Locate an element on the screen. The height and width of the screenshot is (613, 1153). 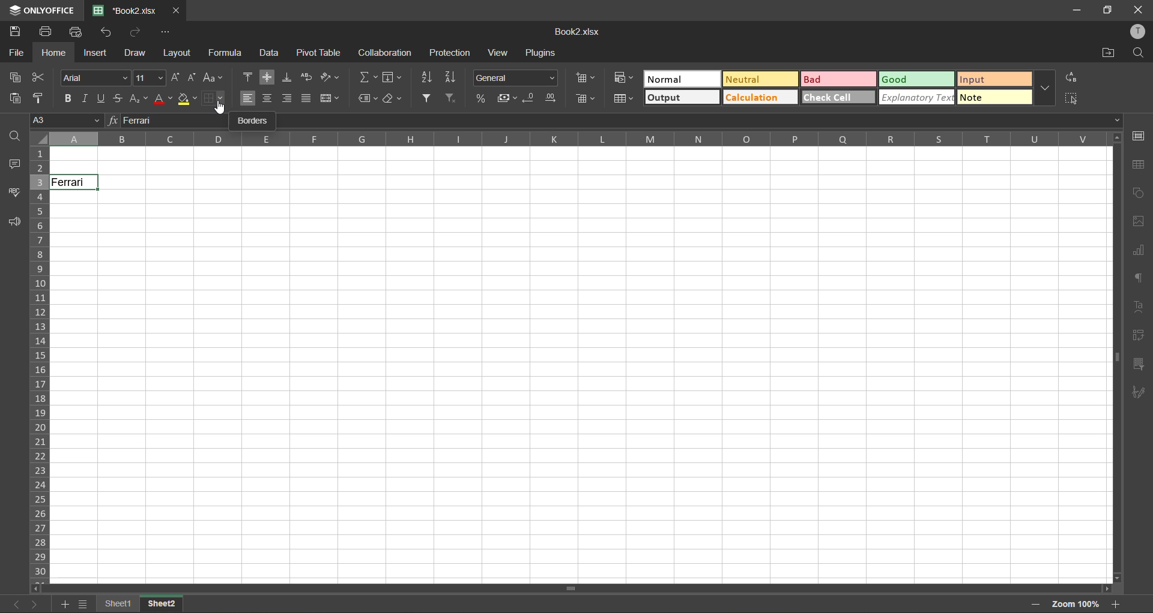
change case is located at coordinates (214, 77).